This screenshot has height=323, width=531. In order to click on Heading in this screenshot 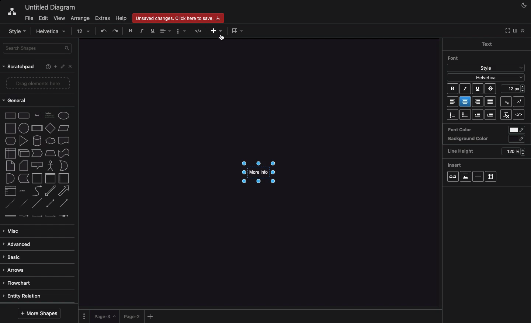, I will do `click(51, 115)`.